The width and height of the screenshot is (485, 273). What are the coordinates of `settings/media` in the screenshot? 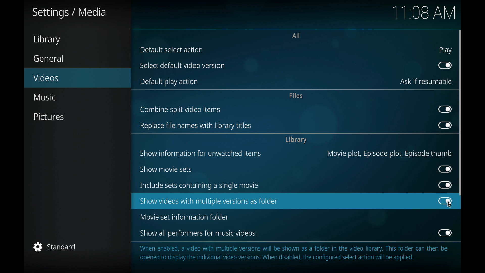 It's located at (69, 13).